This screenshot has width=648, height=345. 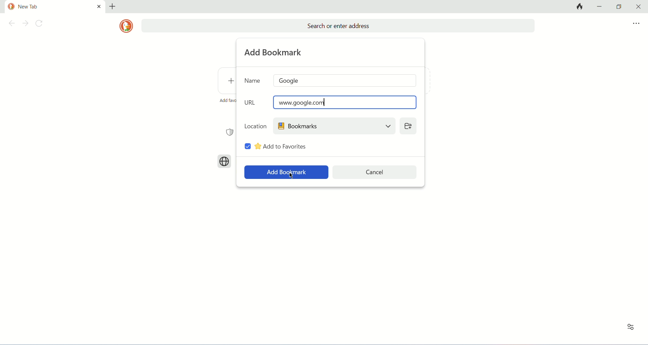 What do you see at coordinates (579, 6) in the screenshot?
I see `close tab and clear data` at bounding box center [579, 6].